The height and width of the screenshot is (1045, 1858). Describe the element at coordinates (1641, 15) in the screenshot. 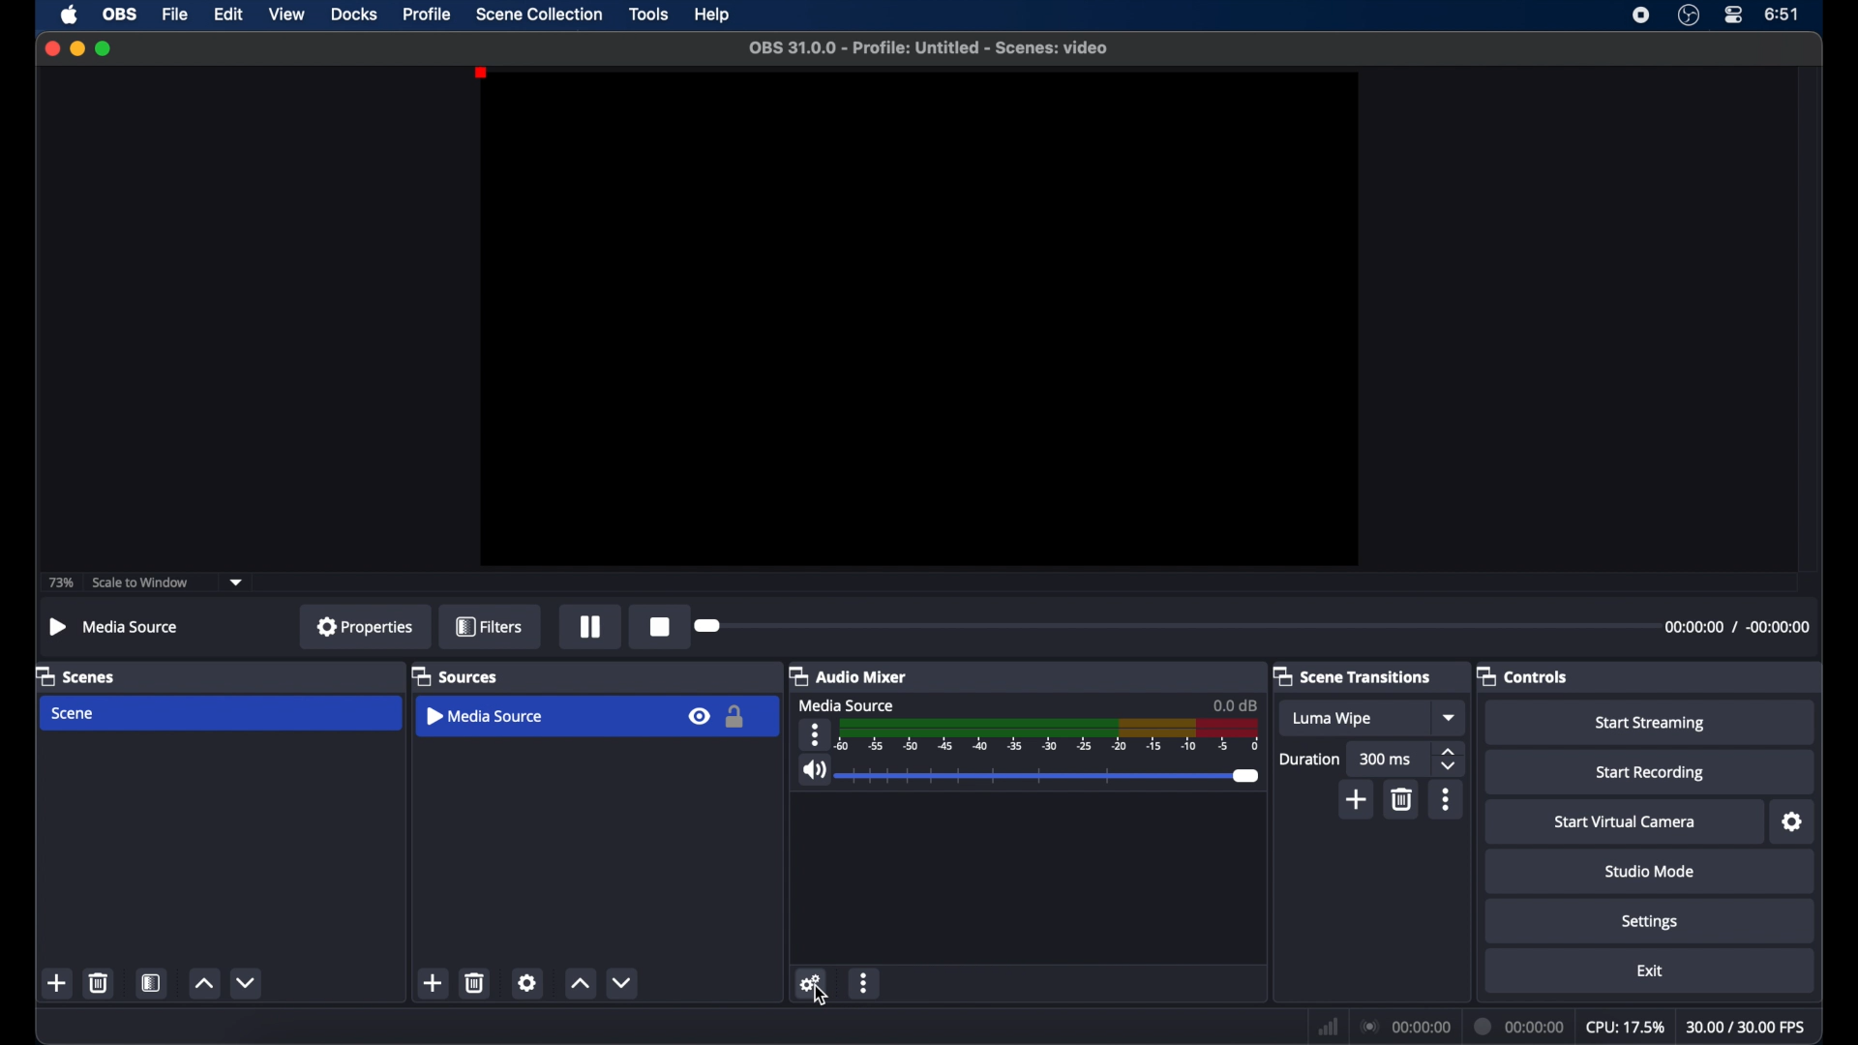

I see `screen recorder icon` at that location.